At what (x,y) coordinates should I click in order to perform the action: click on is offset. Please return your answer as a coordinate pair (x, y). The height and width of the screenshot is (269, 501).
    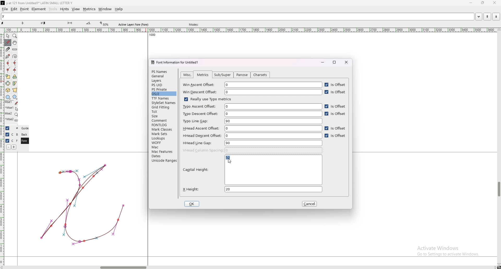
    Looking at the image, I should click on (336, 114).